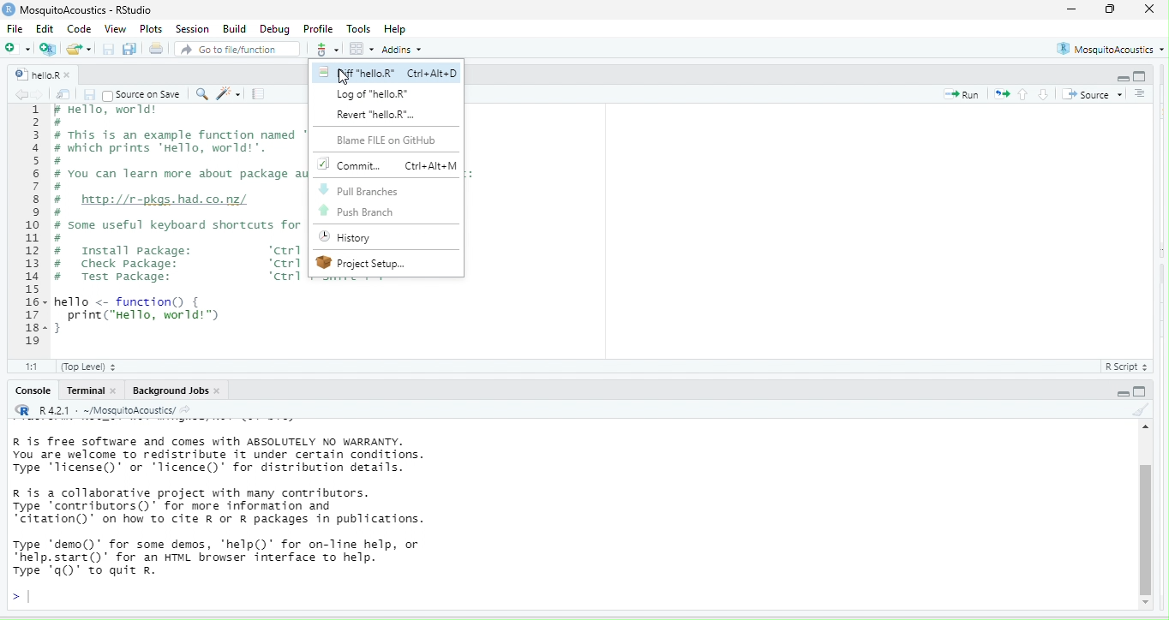  Describe the element at coordinates (85, 391) in the screenshot. I see ` Terminal` at that location.